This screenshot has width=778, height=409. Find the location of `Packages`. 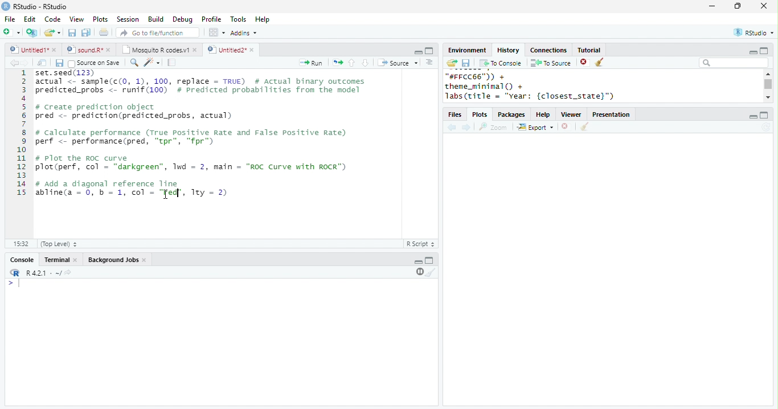

Packages is located at coordinates (511, 115).